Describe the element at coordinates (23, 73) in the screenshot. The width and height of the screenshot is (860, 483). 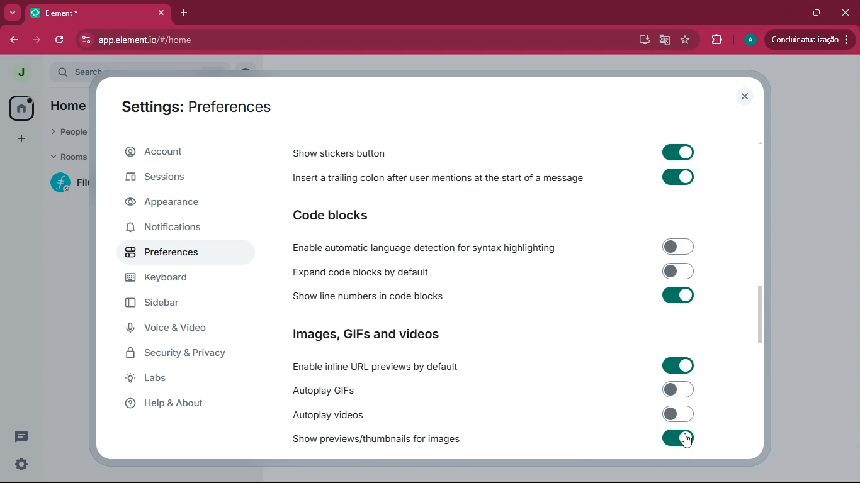
I see `profile picture` at that location.